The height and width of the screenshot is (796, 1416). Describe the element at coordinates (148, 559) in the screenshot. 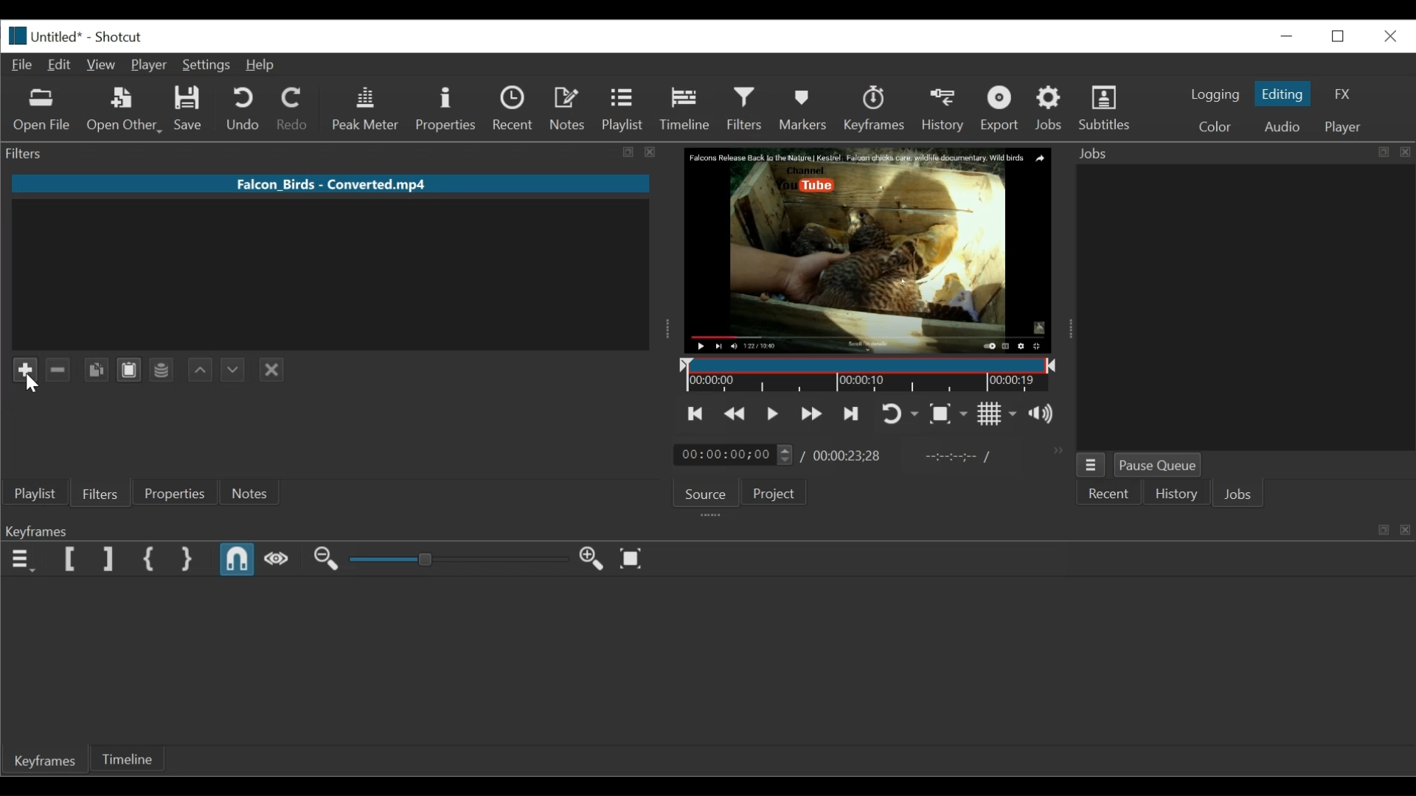

I see `Set First Simple Keyframe` at that location.